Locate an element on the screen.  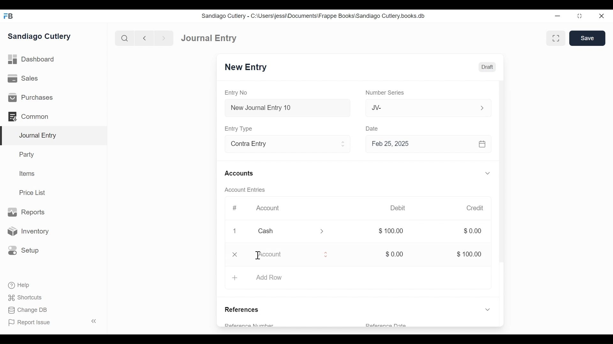
Account is located at coordinates (269, 209).